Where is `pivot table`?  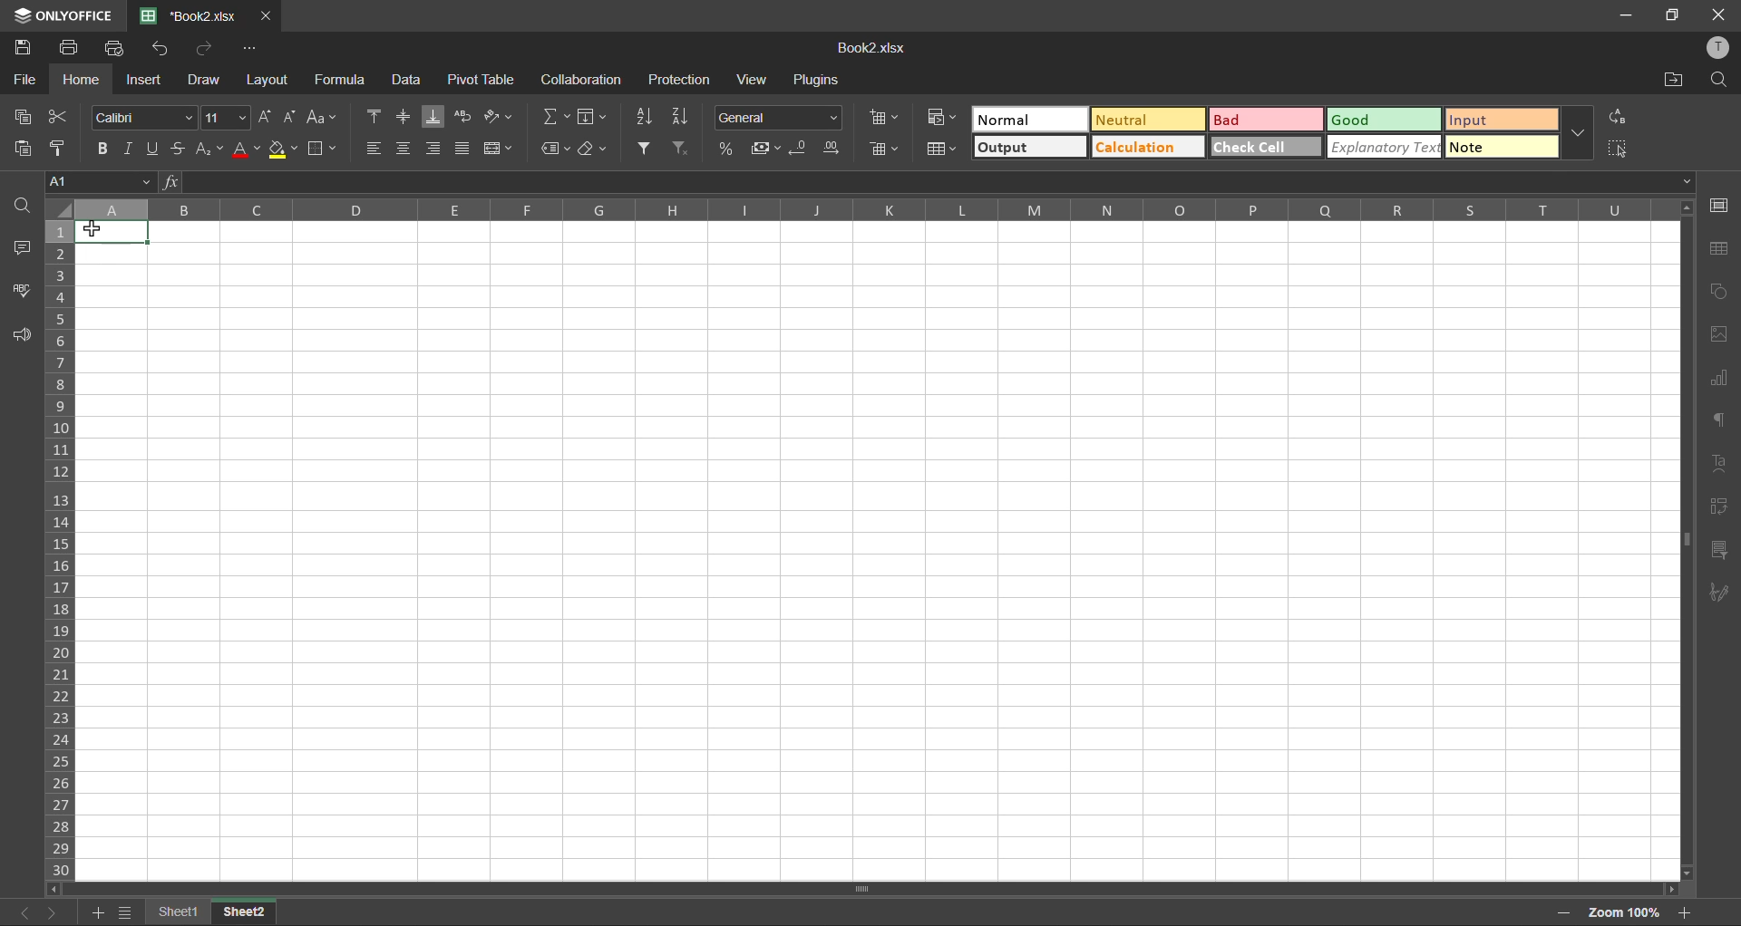 pivot table is located at coordinates (1717, 506).